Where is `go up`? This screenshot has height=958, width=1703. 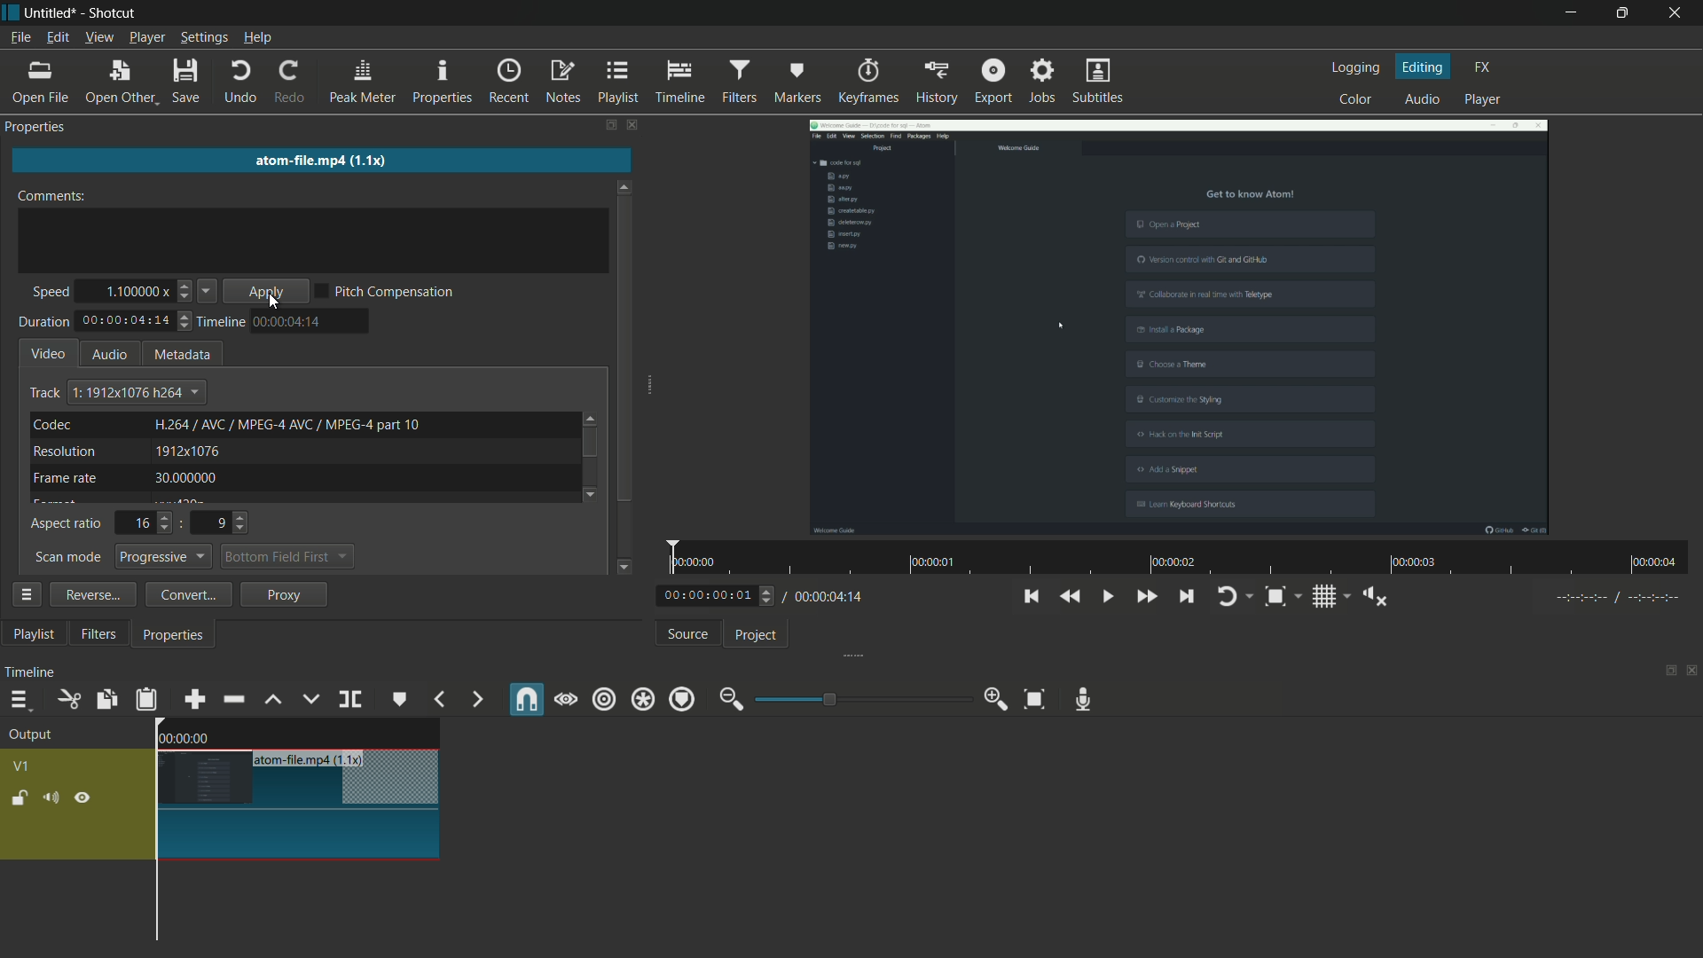 go up is located at coordinates (625, 182).